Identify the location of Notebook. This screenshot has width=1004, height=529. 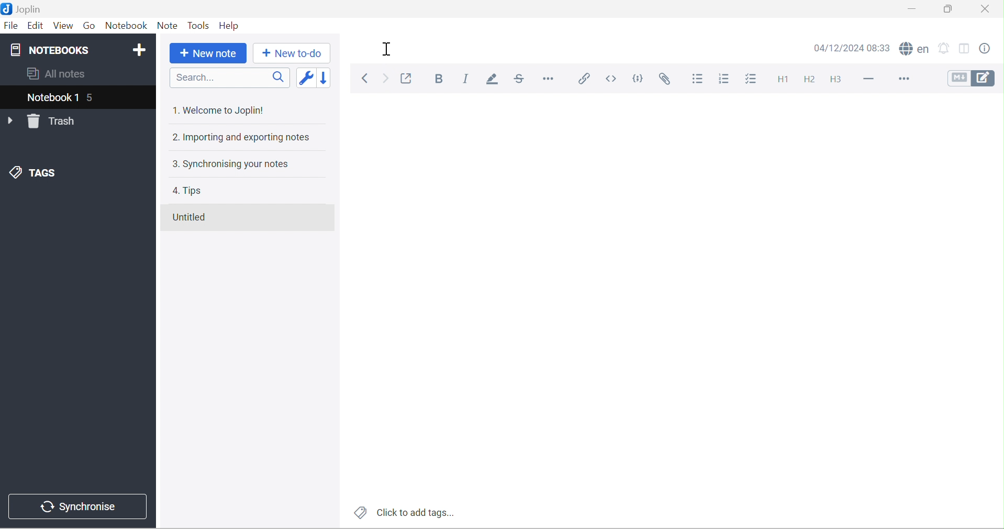
(127, 25).